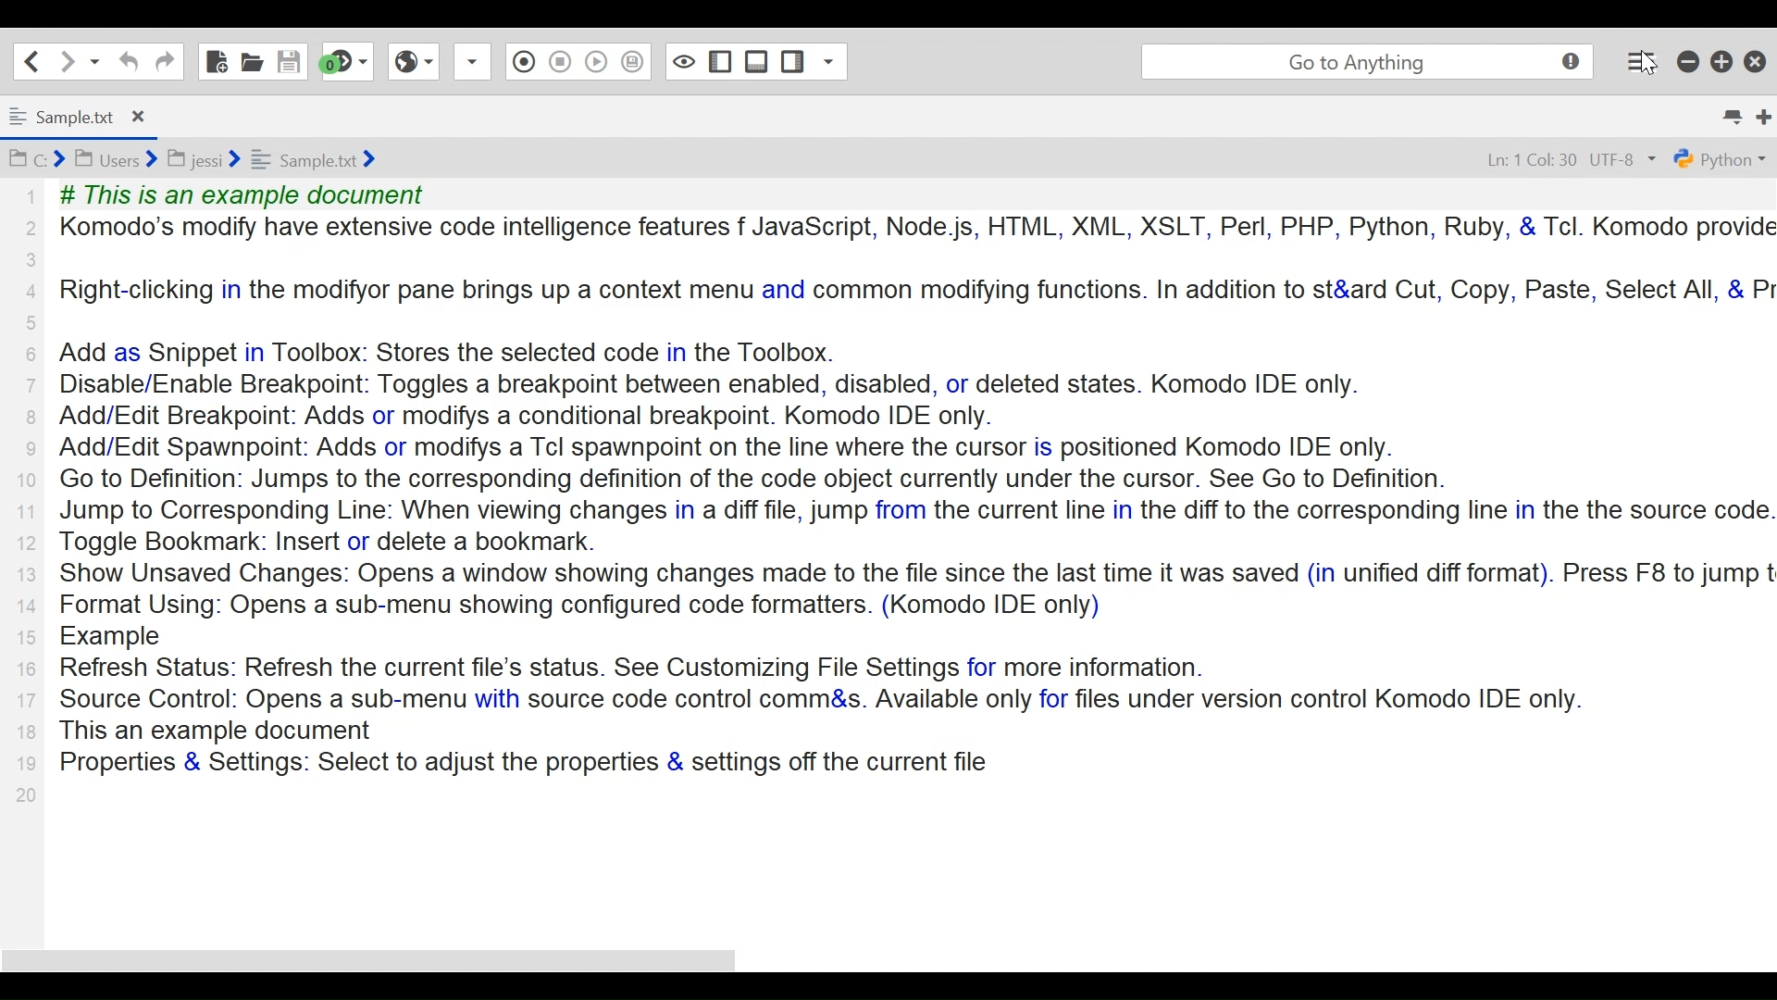  I want to click on Stop Recording Macro, so click(523, 60).